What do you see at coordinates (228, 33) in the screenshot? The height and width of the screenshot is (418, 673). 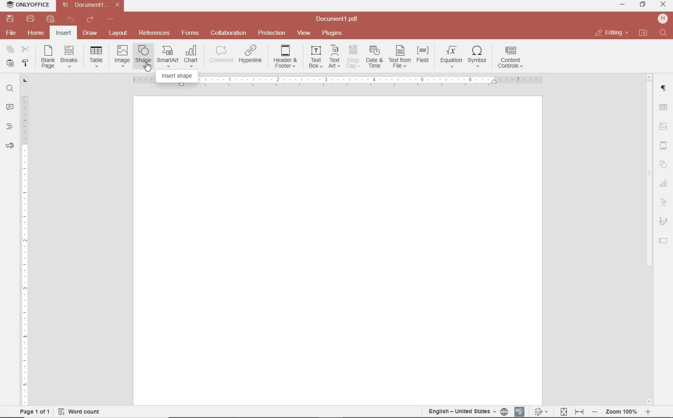 I see `collaboration` at bounding box center [228, 33].